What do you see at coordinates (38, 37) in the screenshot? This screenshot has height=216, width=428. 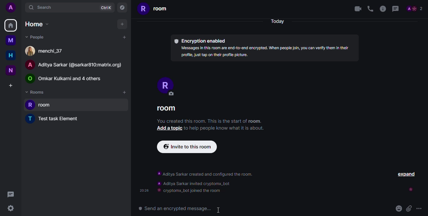 I see `people` at bounding box center [38, 37].